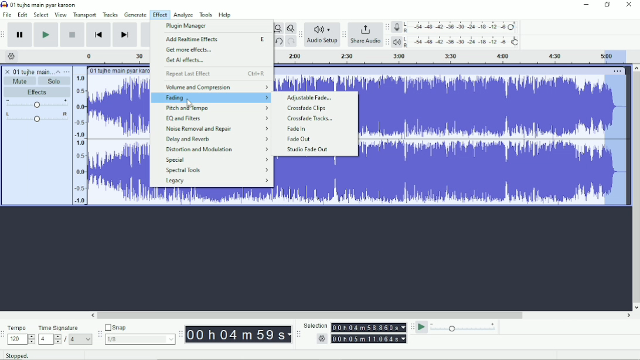  What do you see at coordinates (72, 35) in the screenshot?
I see `Stop` at bounding box center [72, 35].